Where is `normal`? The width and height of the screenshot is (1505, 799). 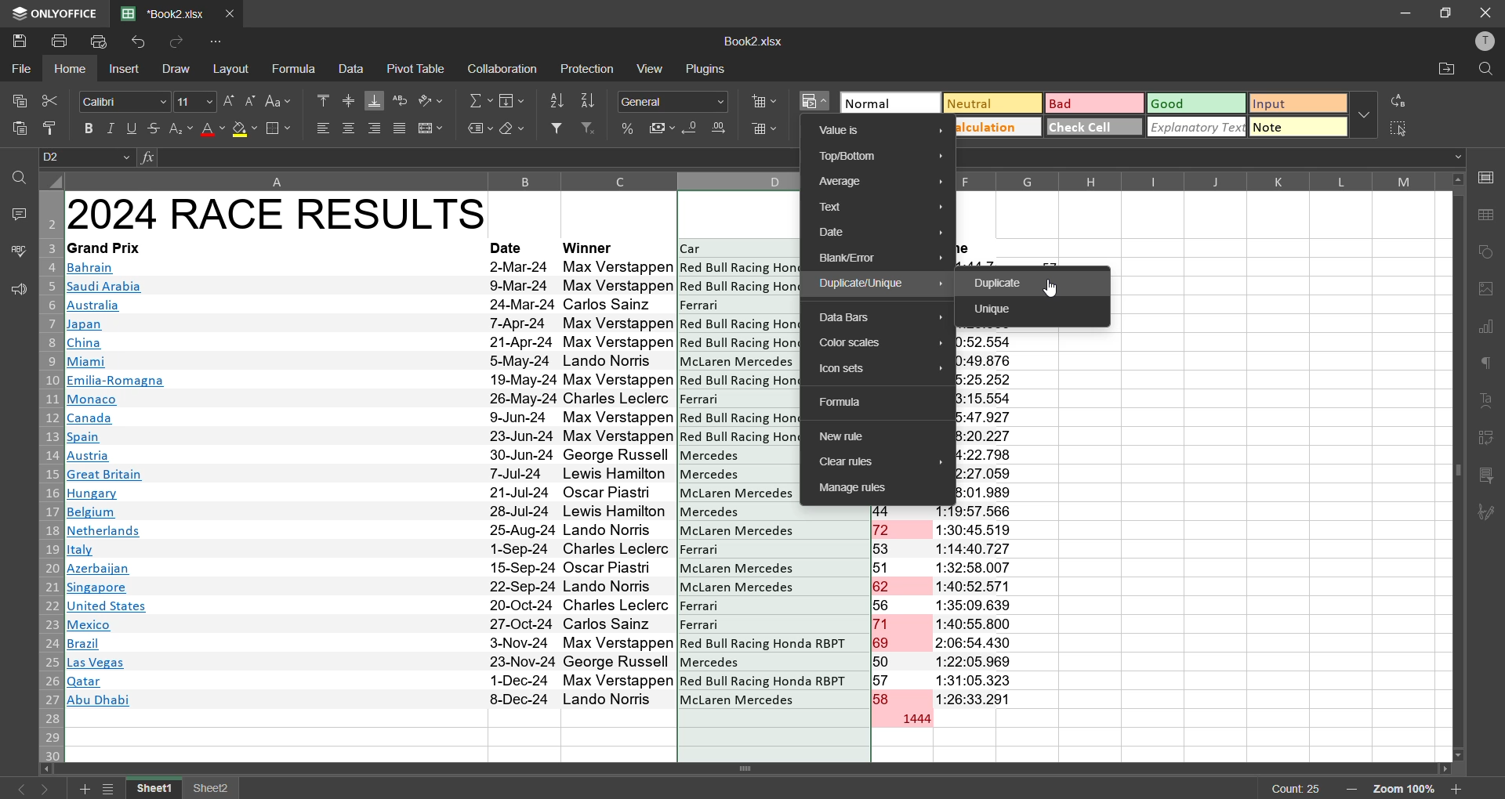
normal is located at coordinates (888, 103).